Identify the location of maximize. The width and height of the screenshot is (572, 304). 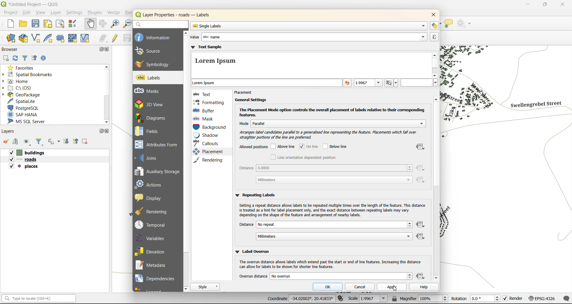
(102, 50).